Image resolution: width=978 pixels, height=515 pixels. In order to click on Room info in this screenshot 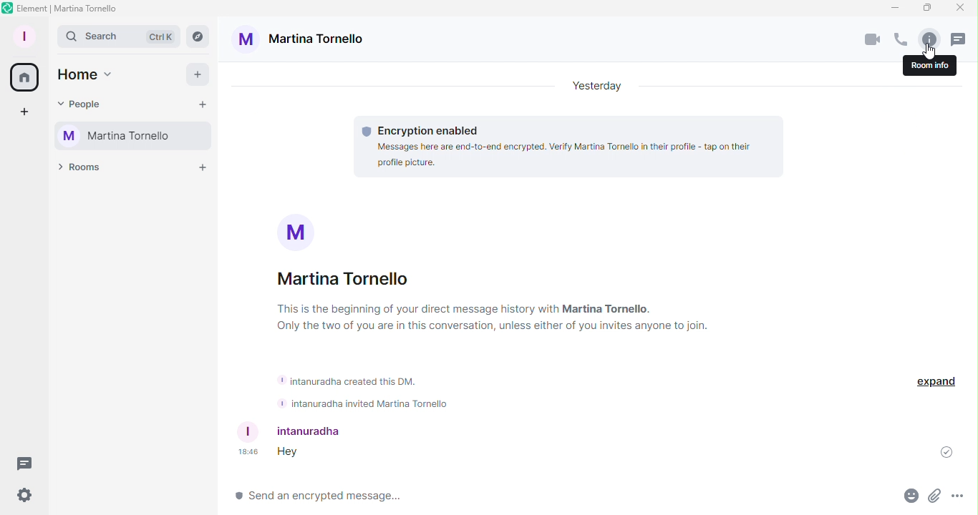, I will do `click(928, 38)`.